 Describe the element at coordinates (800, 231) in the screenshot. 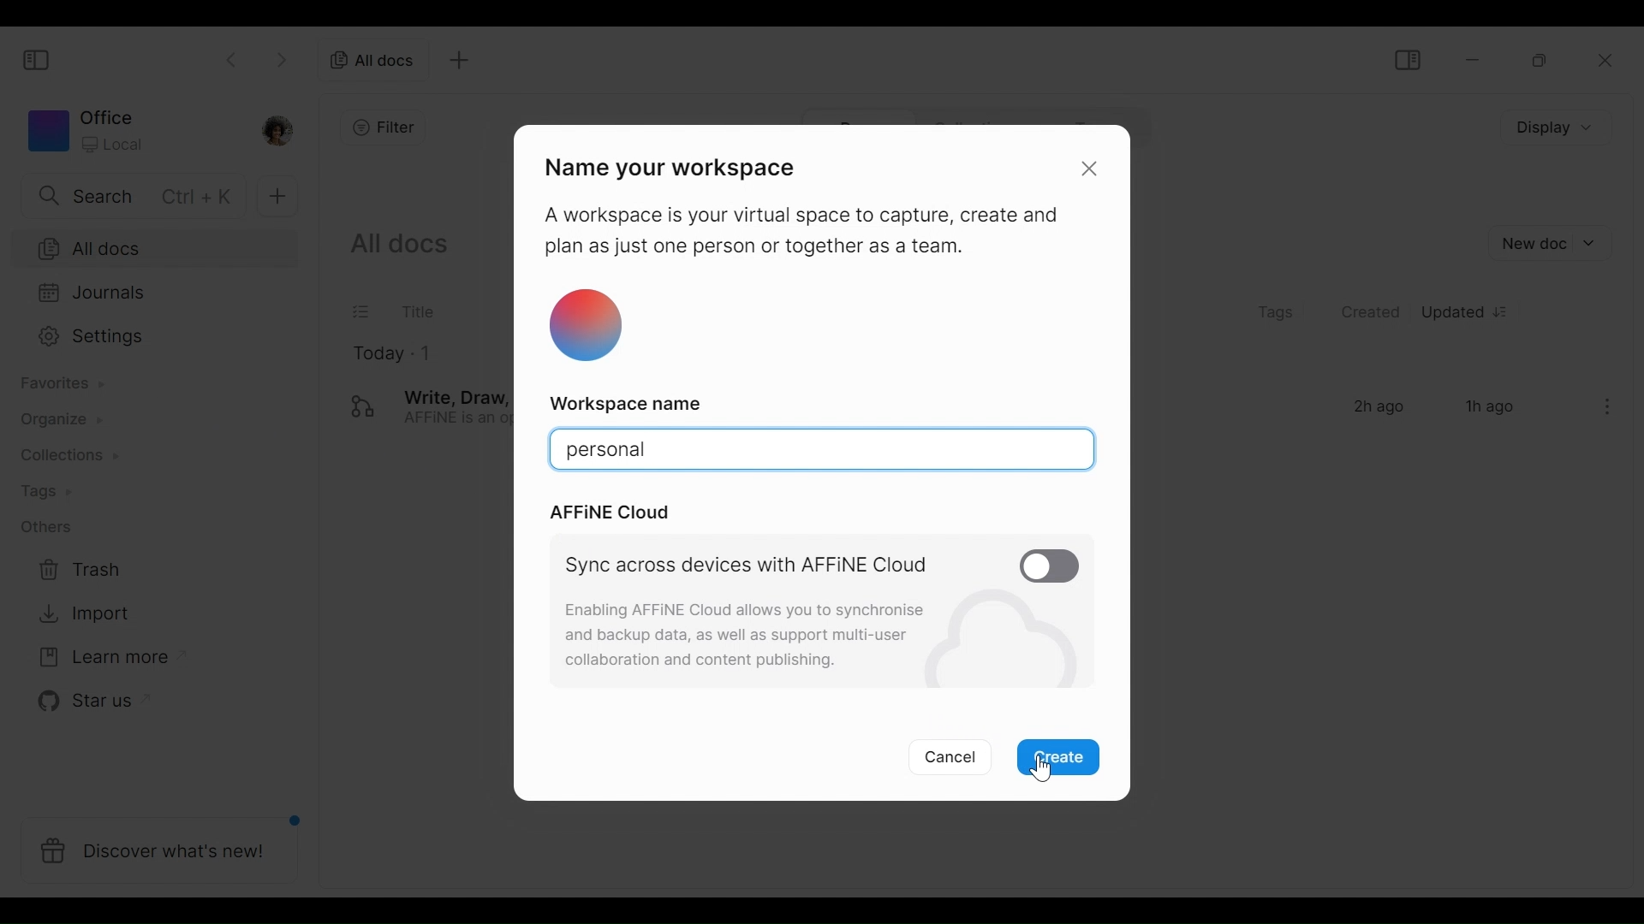

I see `A workspace is your virtual space to capture, create and
plan as just one person or together as a team.` at that location.